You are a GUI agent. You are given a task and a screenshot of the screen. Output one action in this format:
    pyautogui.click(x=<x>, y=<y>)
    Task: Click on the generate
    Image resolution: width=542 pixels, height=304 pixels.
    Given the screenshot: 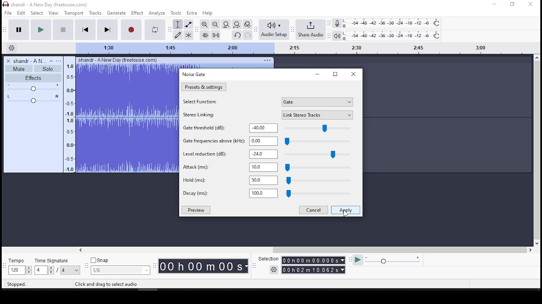 What is the action you would take?
    pyautogui.click(x=116, y=13)
    